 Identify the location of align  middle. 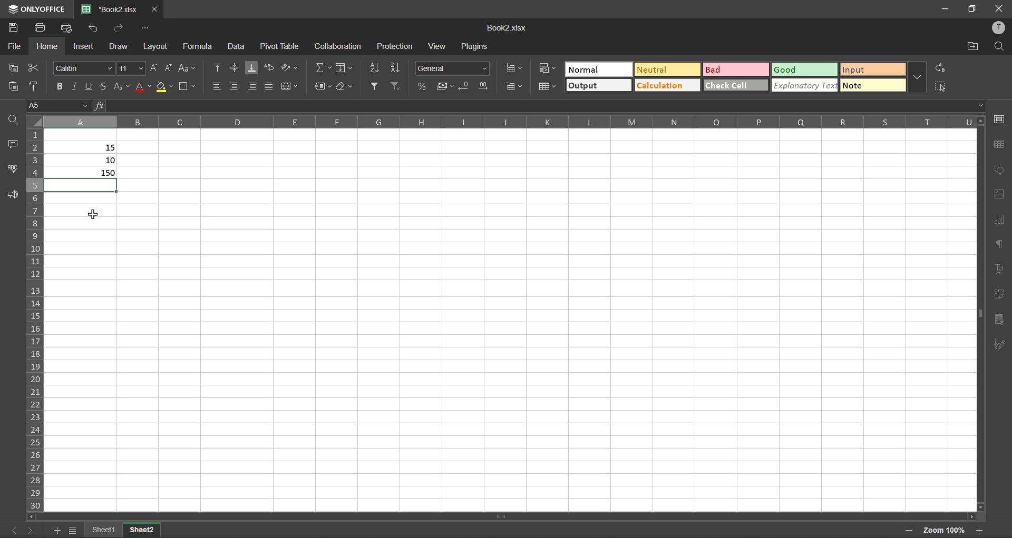
(233, 67).